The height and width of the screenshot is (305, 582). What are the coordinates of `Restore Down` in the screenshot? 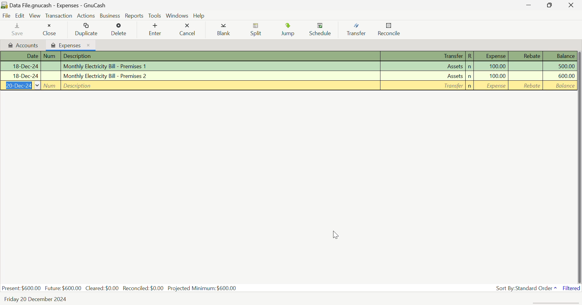 It's located at (531, 5).